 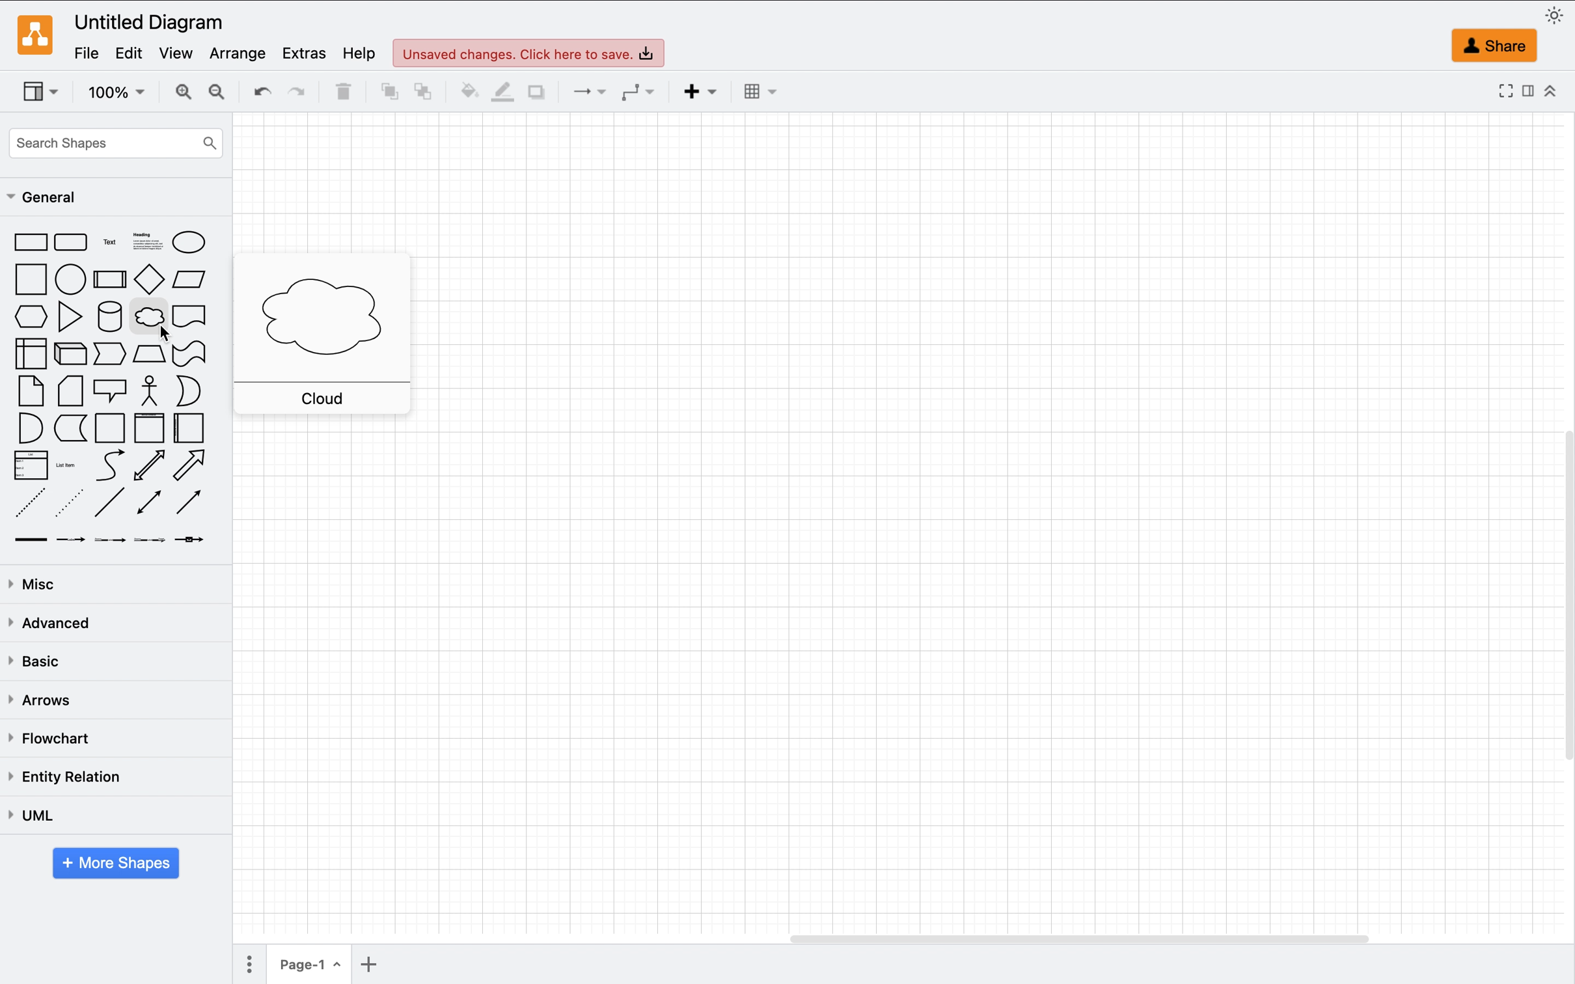 I want to click on untitled diagram, so click(x=149, y=20).